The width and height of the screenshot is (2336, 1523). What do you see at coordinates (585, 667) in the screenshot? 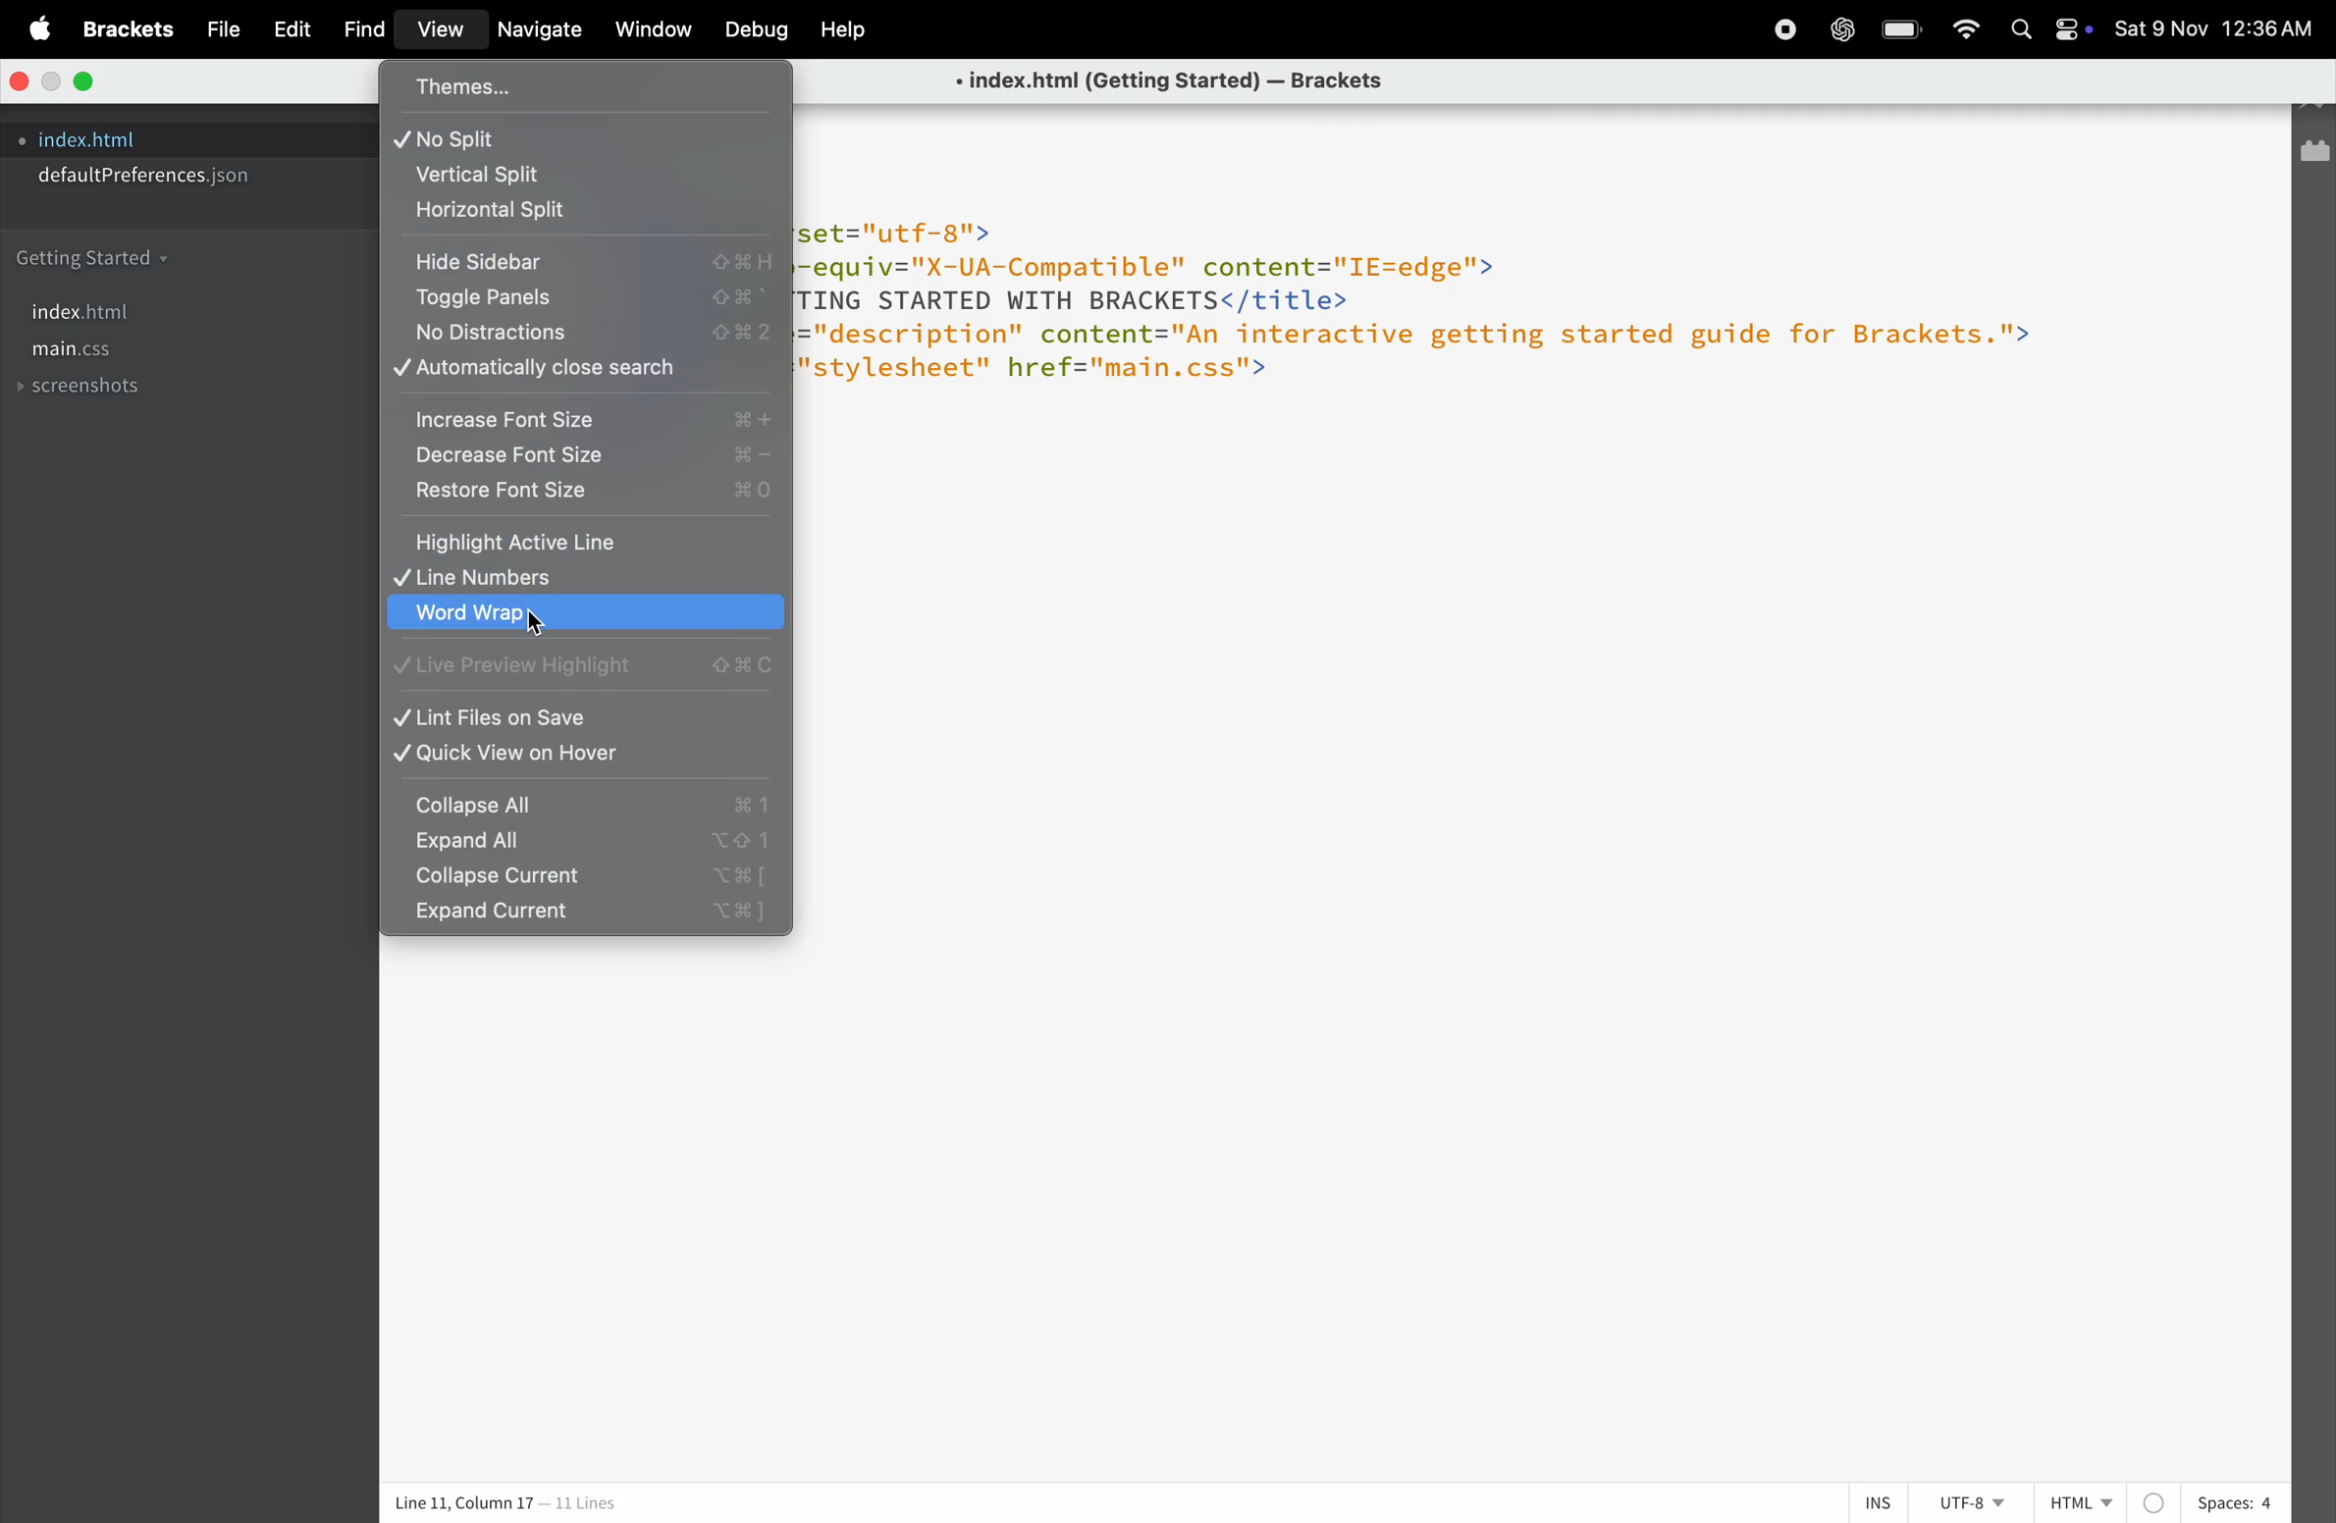
I see `line prview height` at bounding box center [585, 667].